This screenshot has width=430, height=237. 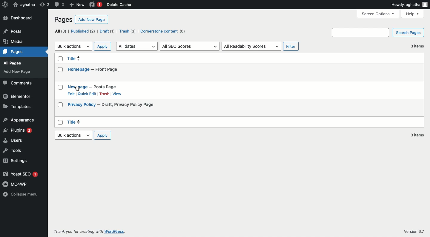 What do you see at coordinates (107, 31) in the screenshot?
I see `Draft` at bounding box center [107, 31].